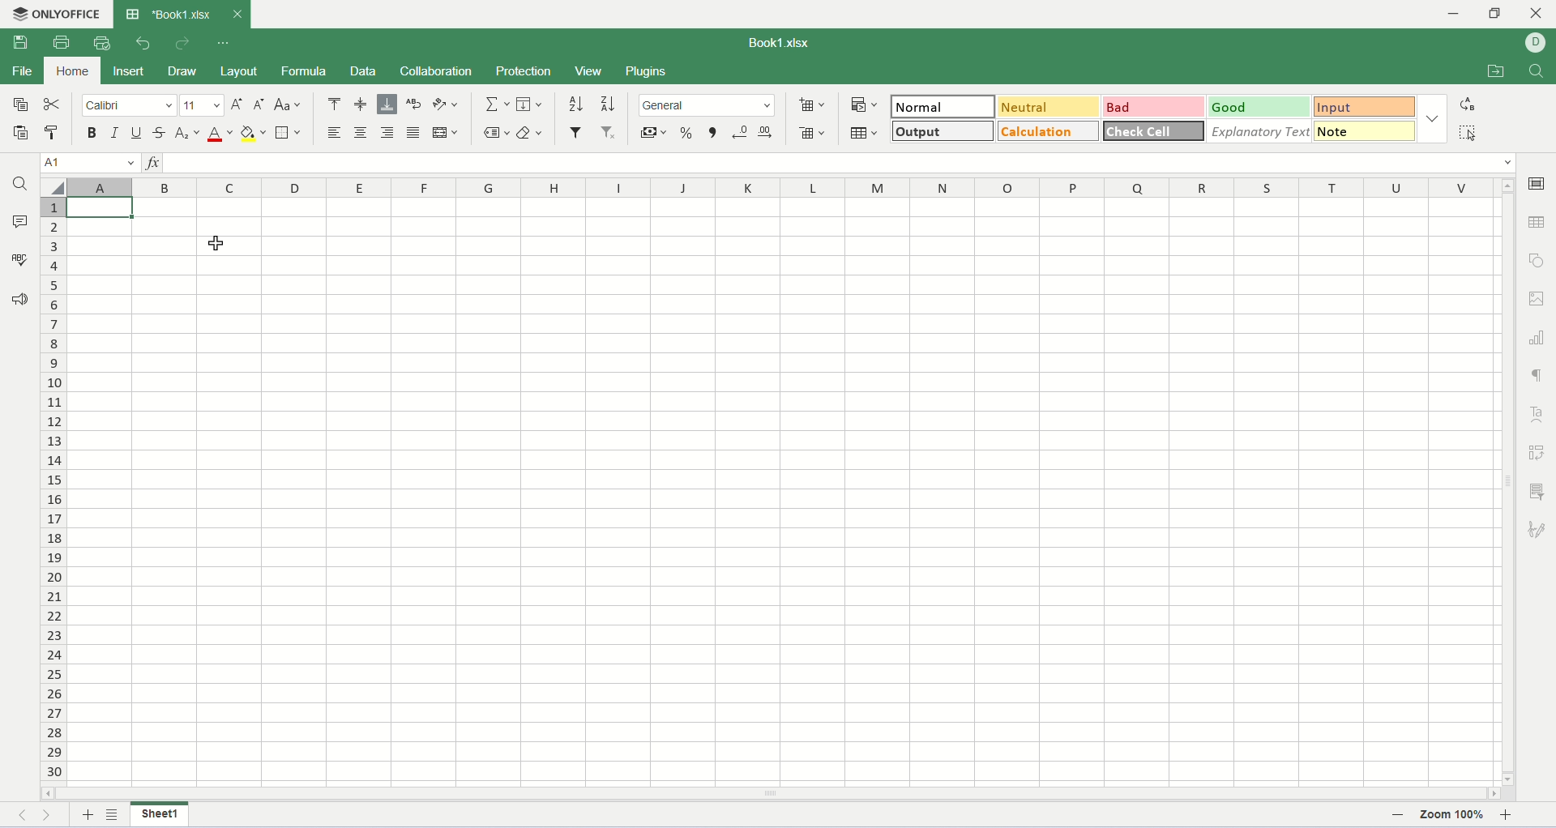 Image resolution: width=1556 pixels, height=828 pixels. I want to click on backgroun color, so click(254, 132).